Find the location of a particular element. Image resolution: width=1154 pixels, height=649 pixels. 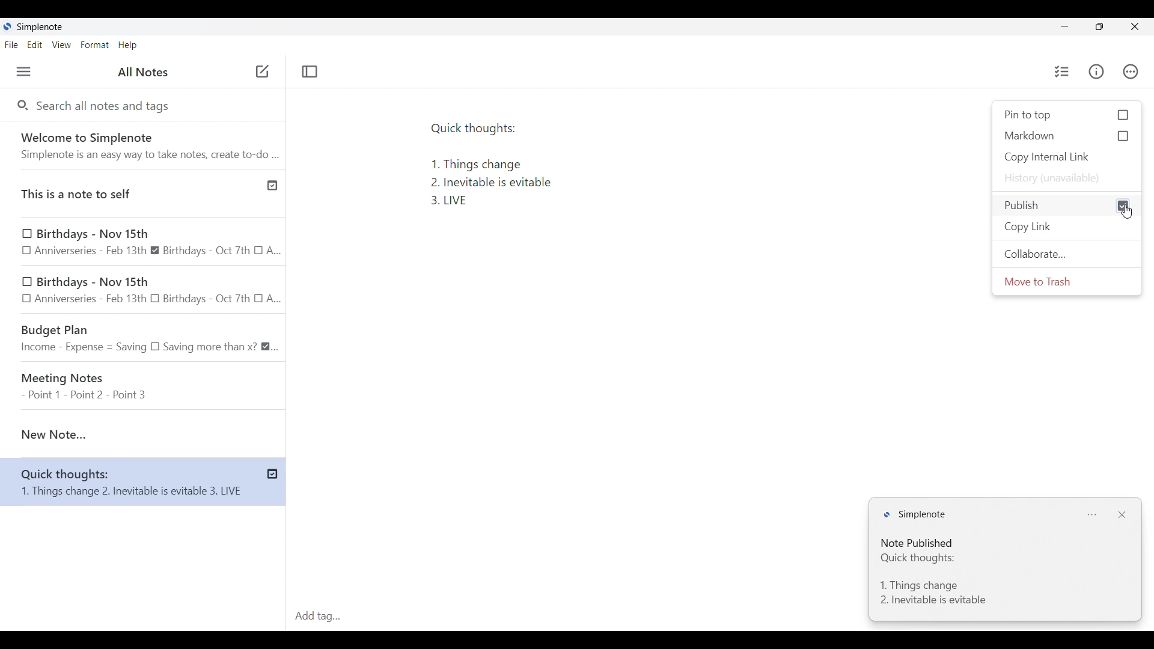

Published note indicated by check icon is located at coordinates (144, 196).